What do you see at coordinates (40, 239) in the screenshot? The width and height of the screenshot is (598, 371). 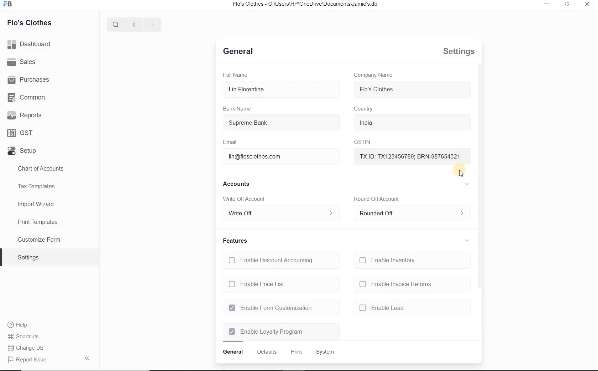 I see `Customize Form` at bounding box center [40, 239].